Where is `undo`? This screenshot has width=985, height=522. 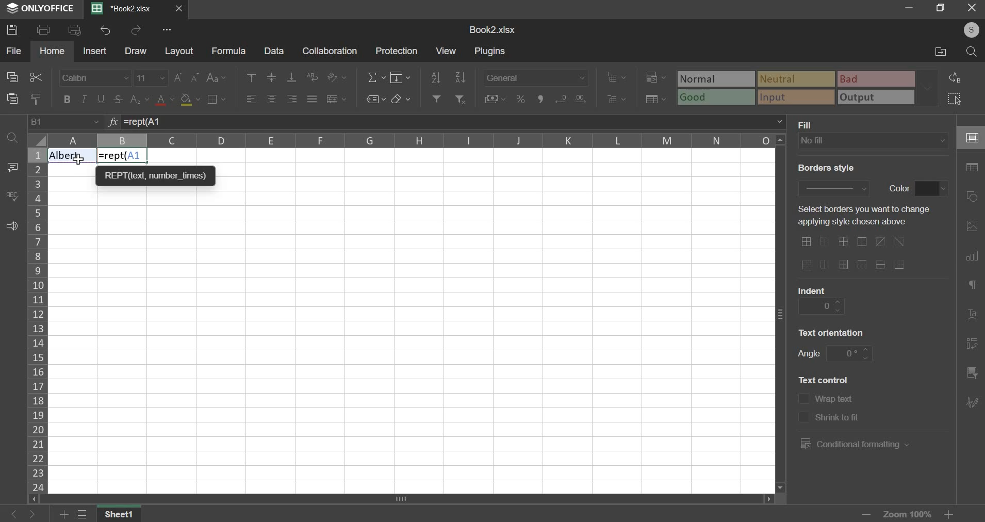 undo is located at coordinates (107, 30).